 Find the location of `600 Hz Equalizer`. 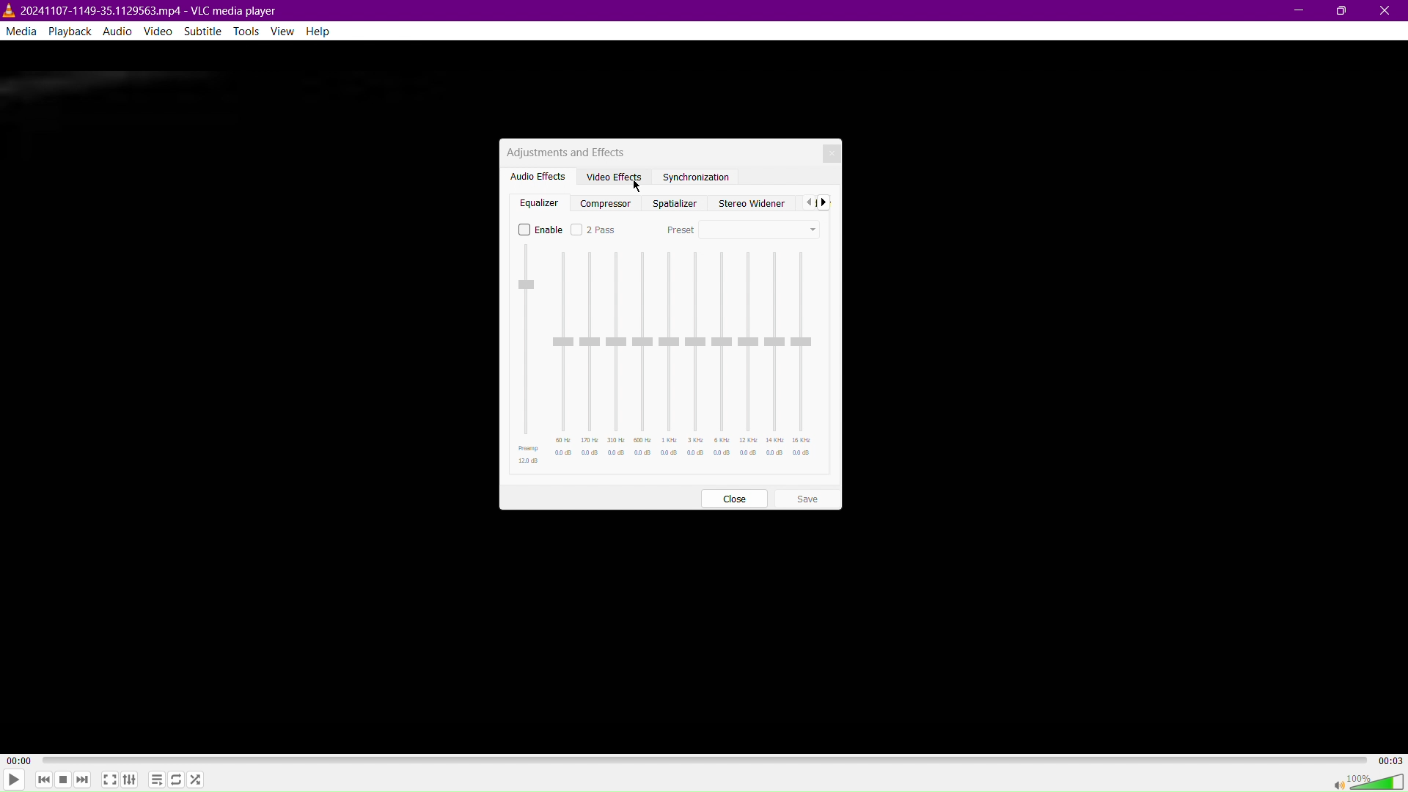

600 Hz Equalizer is located at coordinates (642, 357).